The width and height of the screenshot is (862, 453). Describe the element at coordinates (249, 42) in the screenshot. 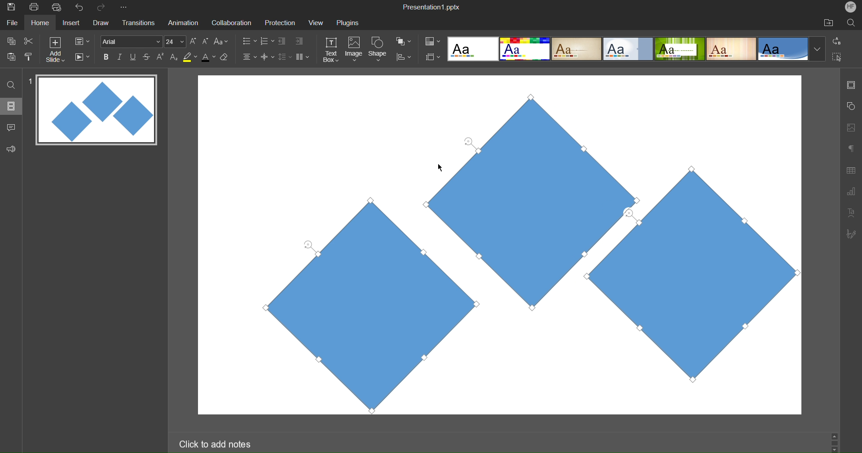

I see `Bullet List` at that location.